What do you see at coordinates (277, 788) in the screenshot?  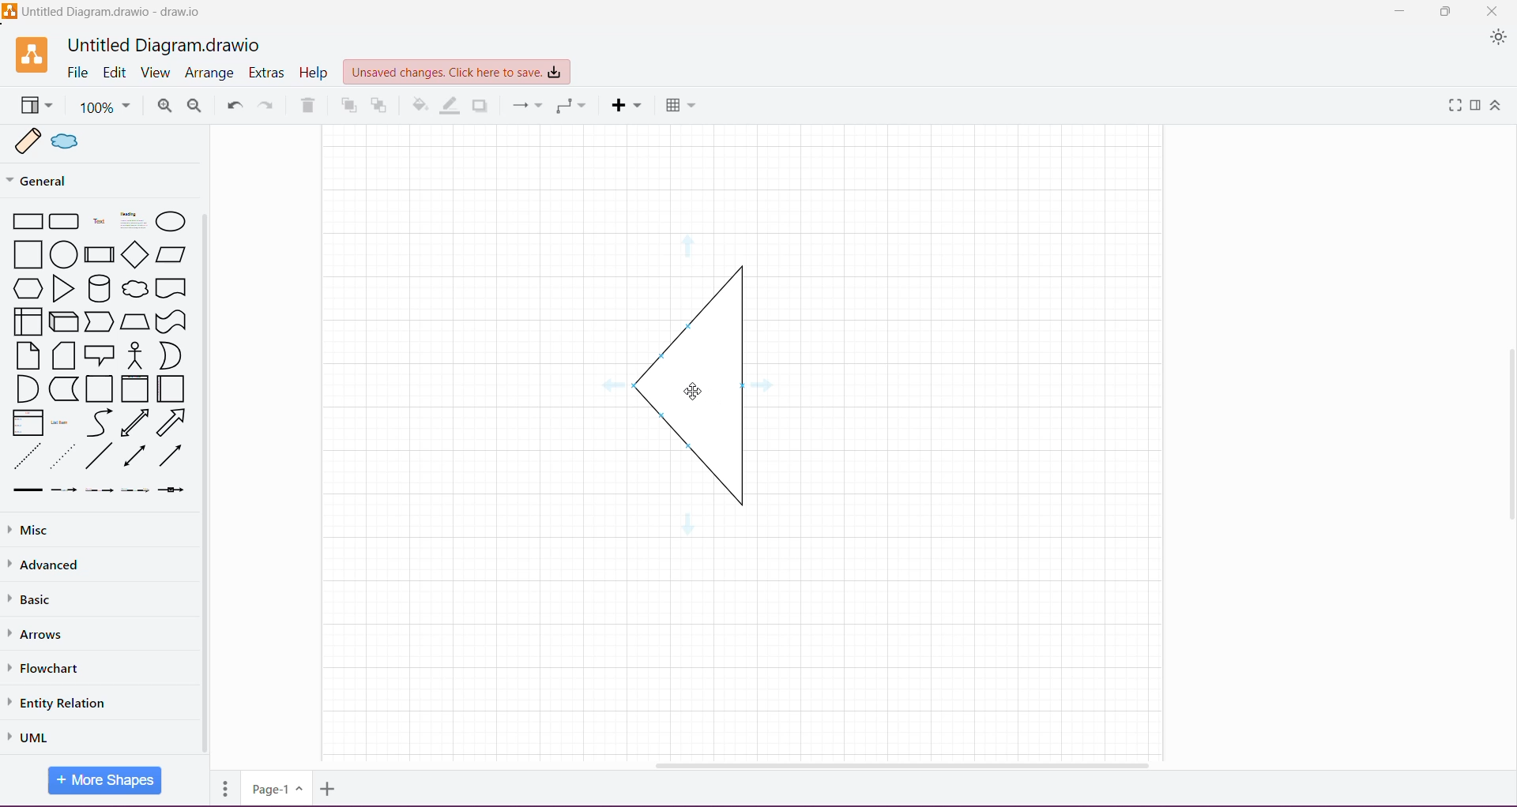 I see `Page-1` at bounding box center [277, 788].